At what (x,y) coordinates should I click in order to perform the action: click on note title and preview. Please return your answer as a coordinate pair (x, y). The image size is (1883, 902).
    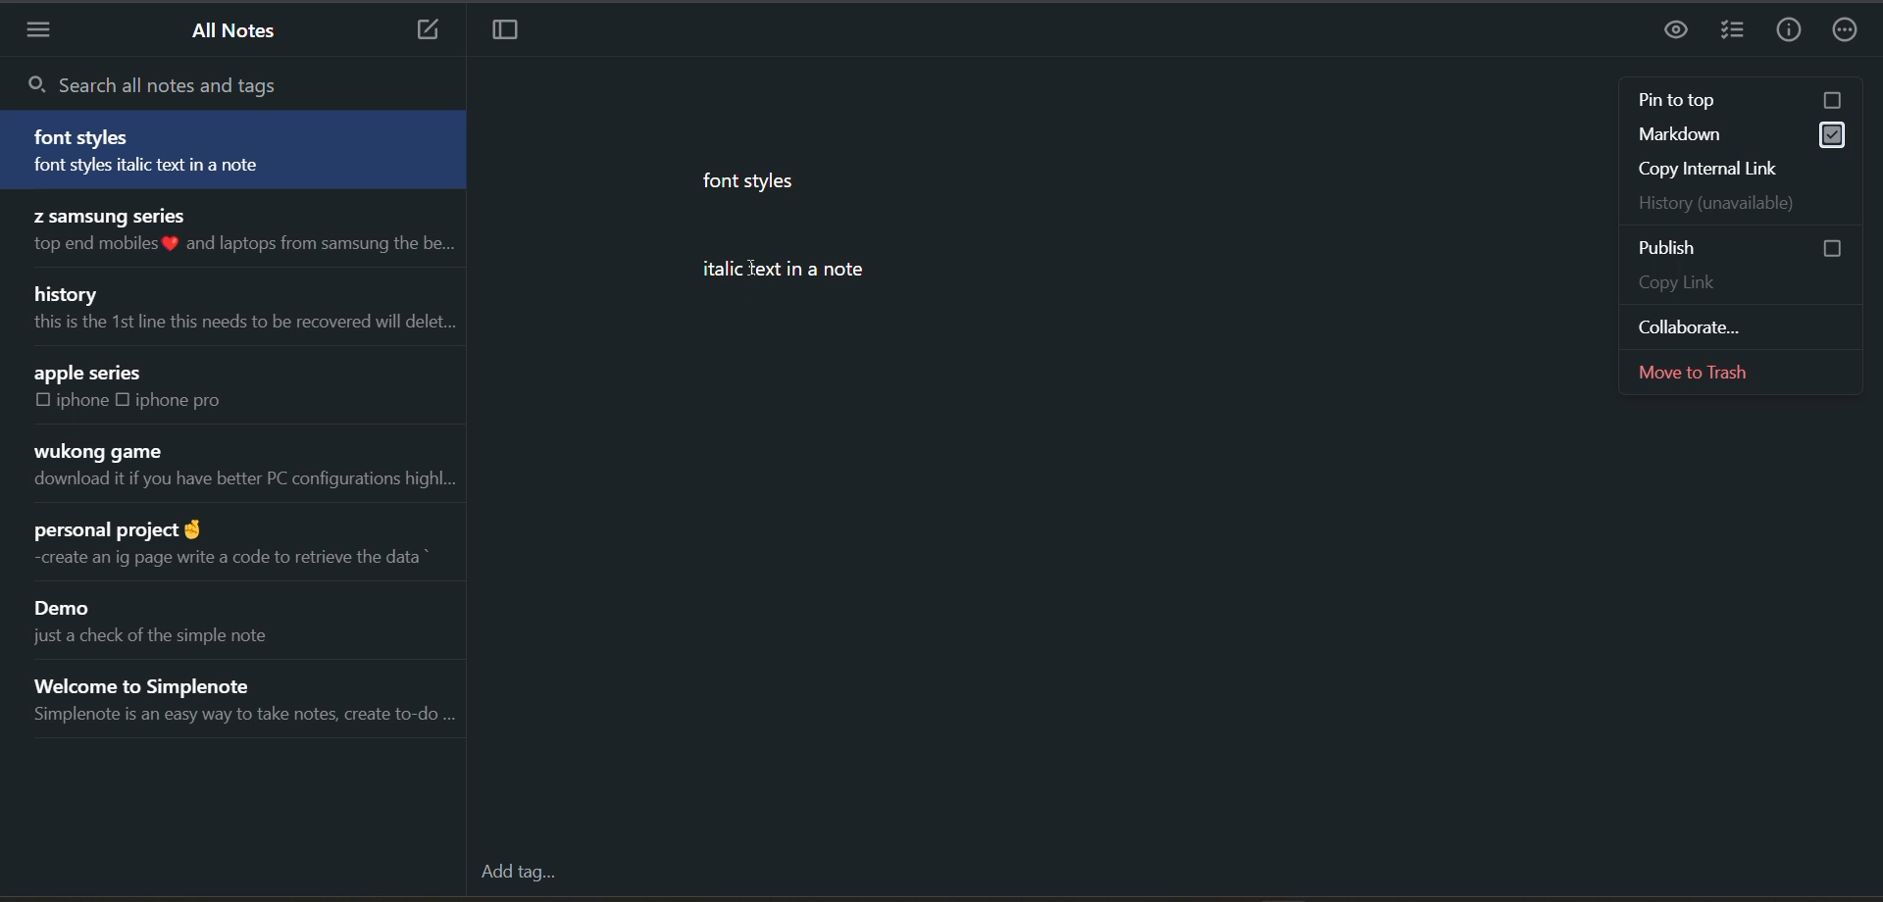
    Looking at the image, I should click on (252, 700).